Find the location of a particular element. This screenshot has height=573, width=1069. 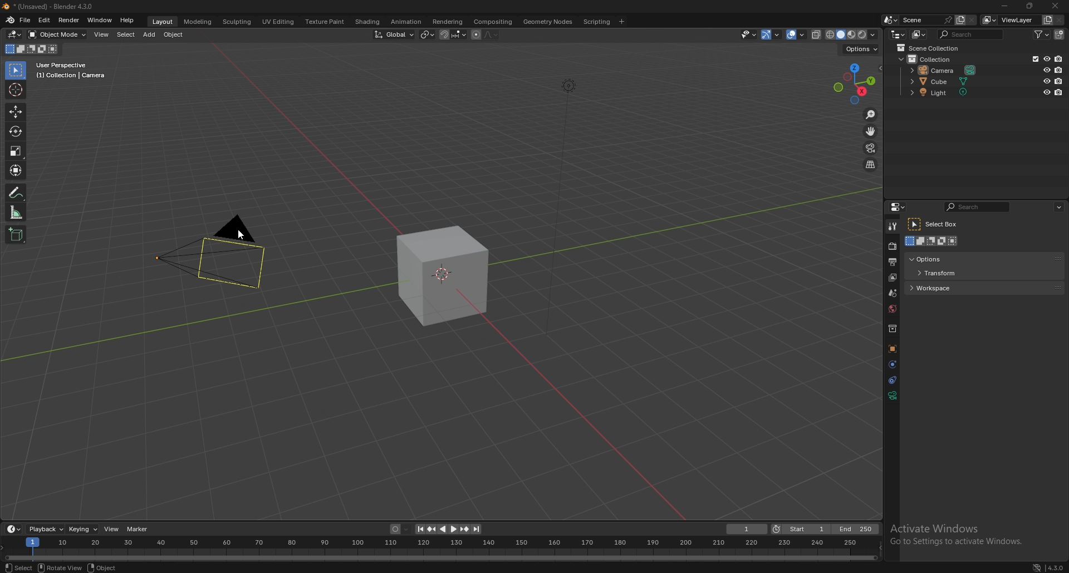

info is located at coordinates (73, 71).